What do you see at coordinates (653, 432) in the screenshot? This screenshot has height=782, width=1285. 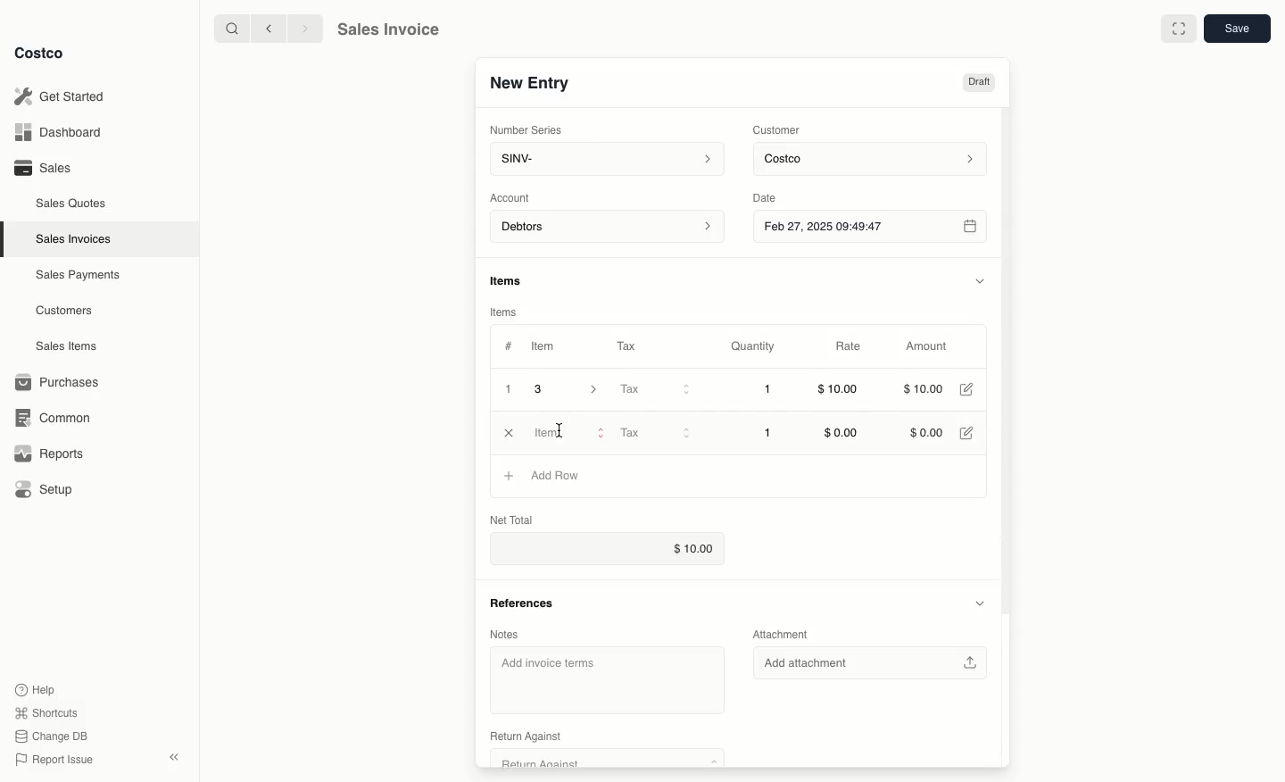 I see `Tax` at bounding box center [653, 432].